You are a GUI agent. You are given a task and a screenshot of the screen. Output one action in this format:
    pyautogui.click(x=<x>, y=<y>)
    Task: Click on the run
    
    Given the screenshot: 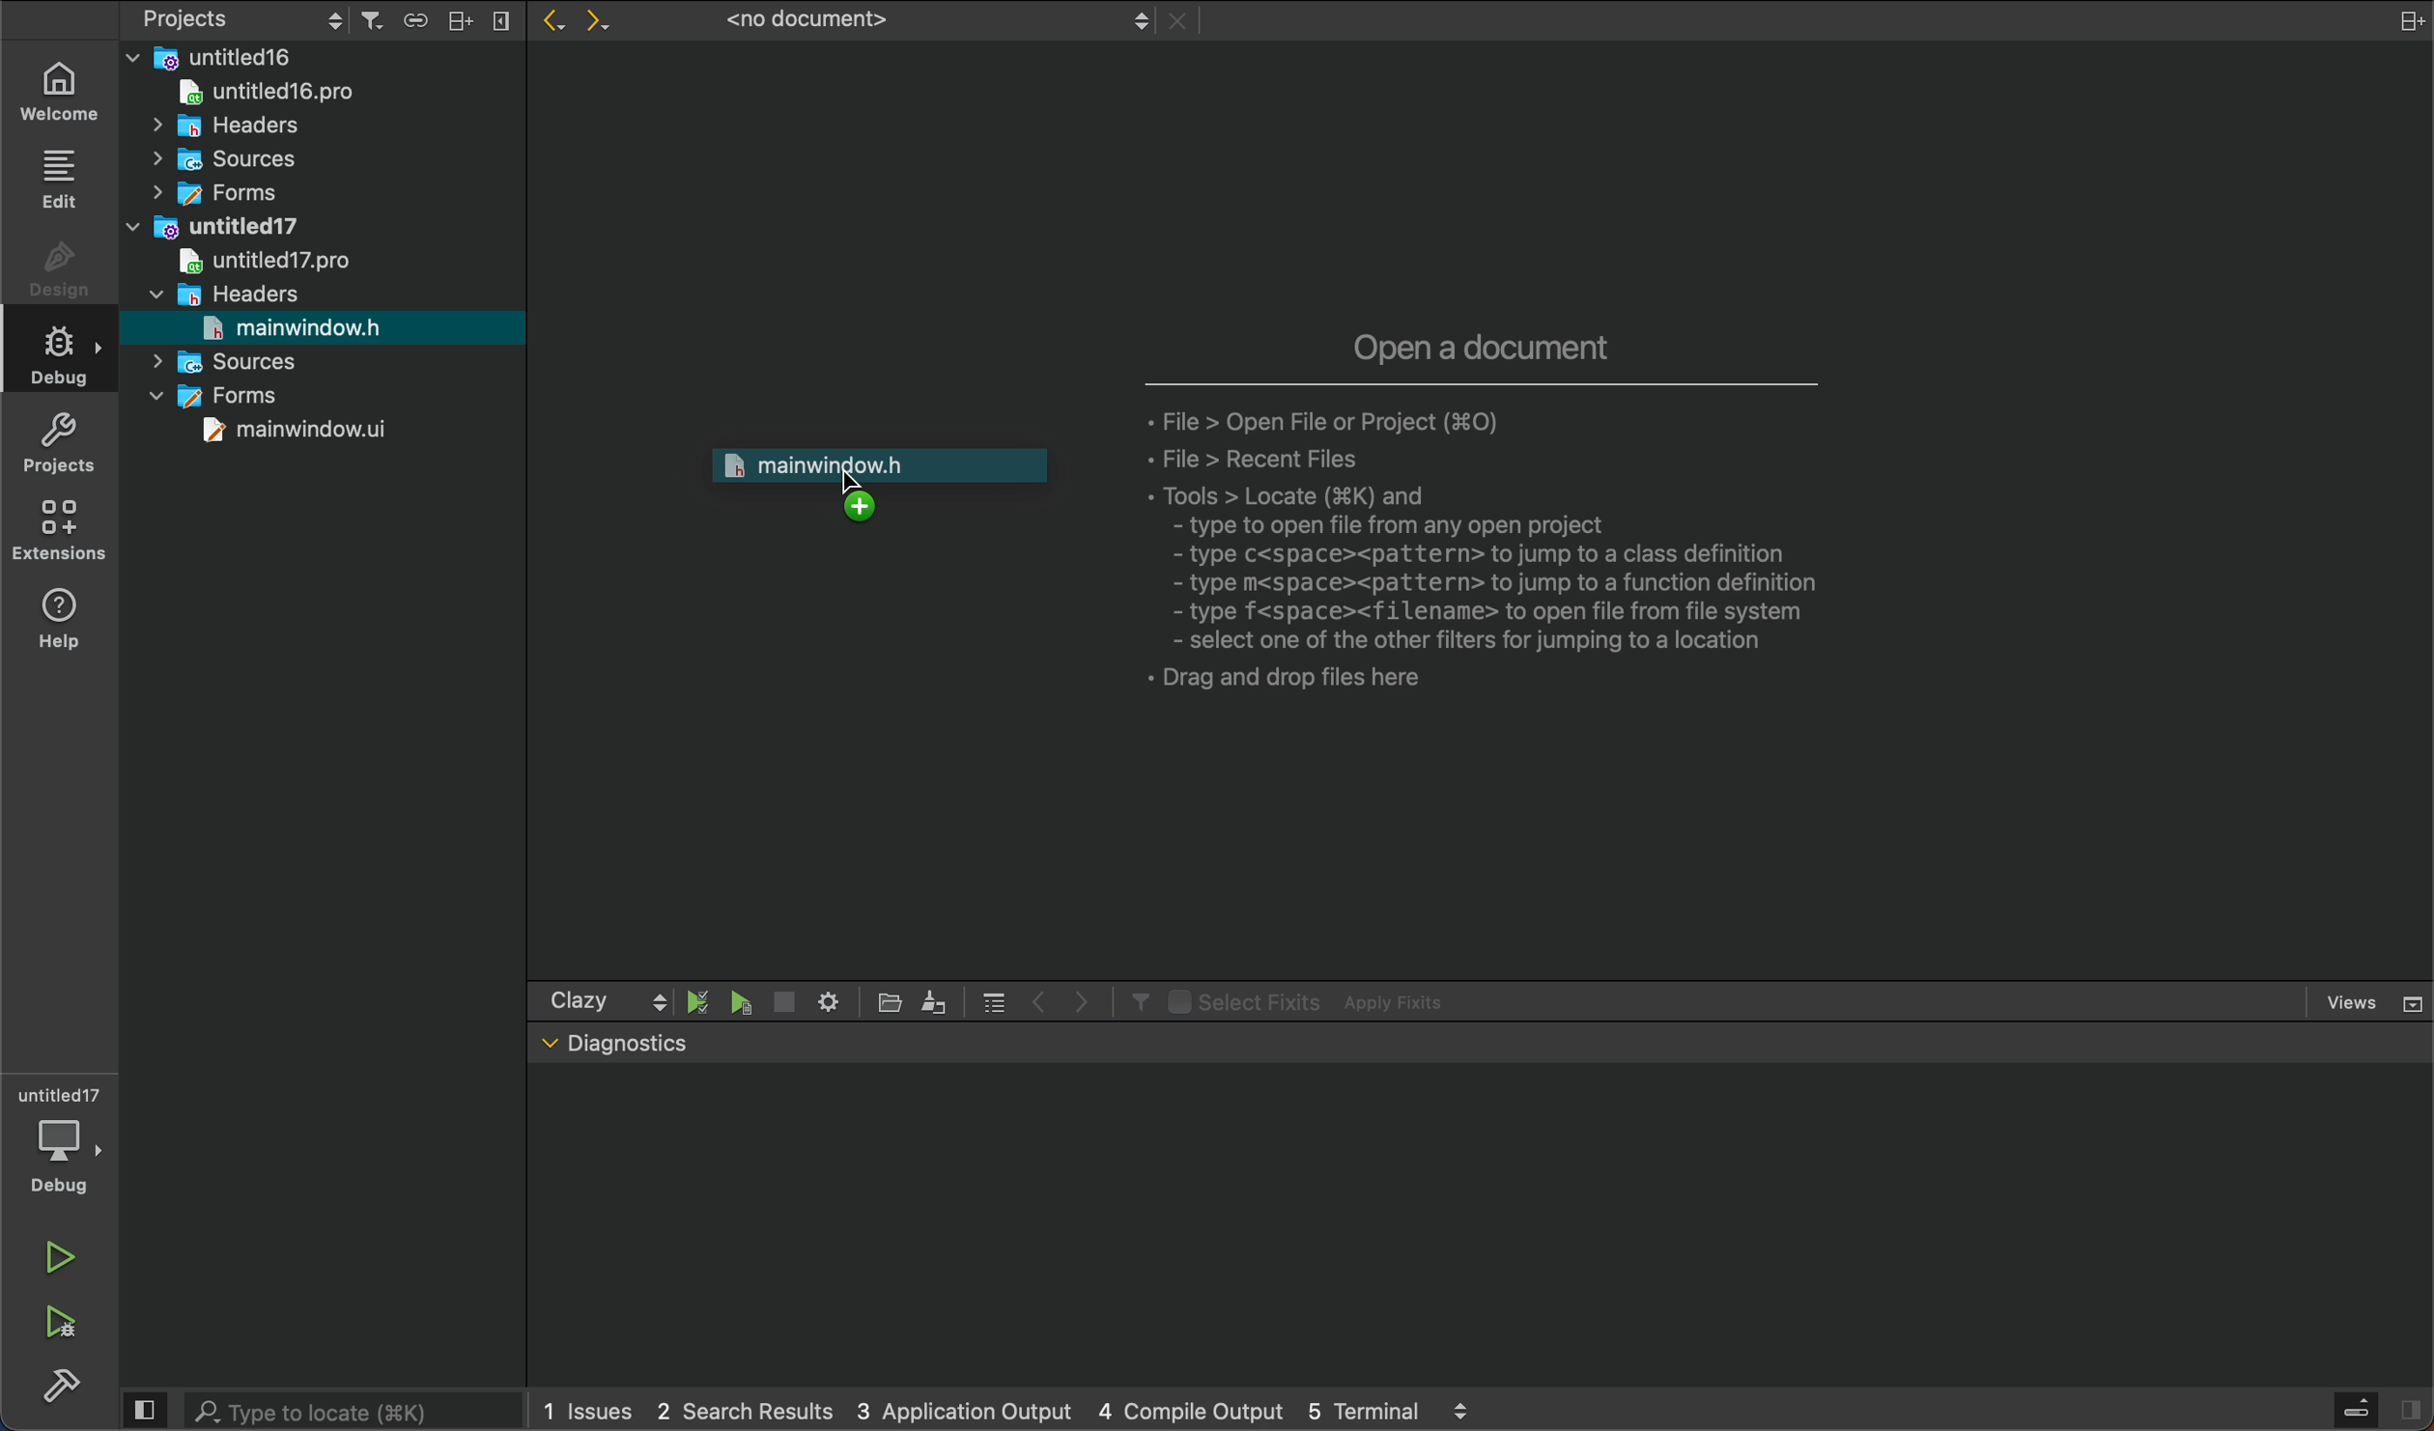 What is the action you would take?
    pyautogui.click(x=60, y=1257)
    